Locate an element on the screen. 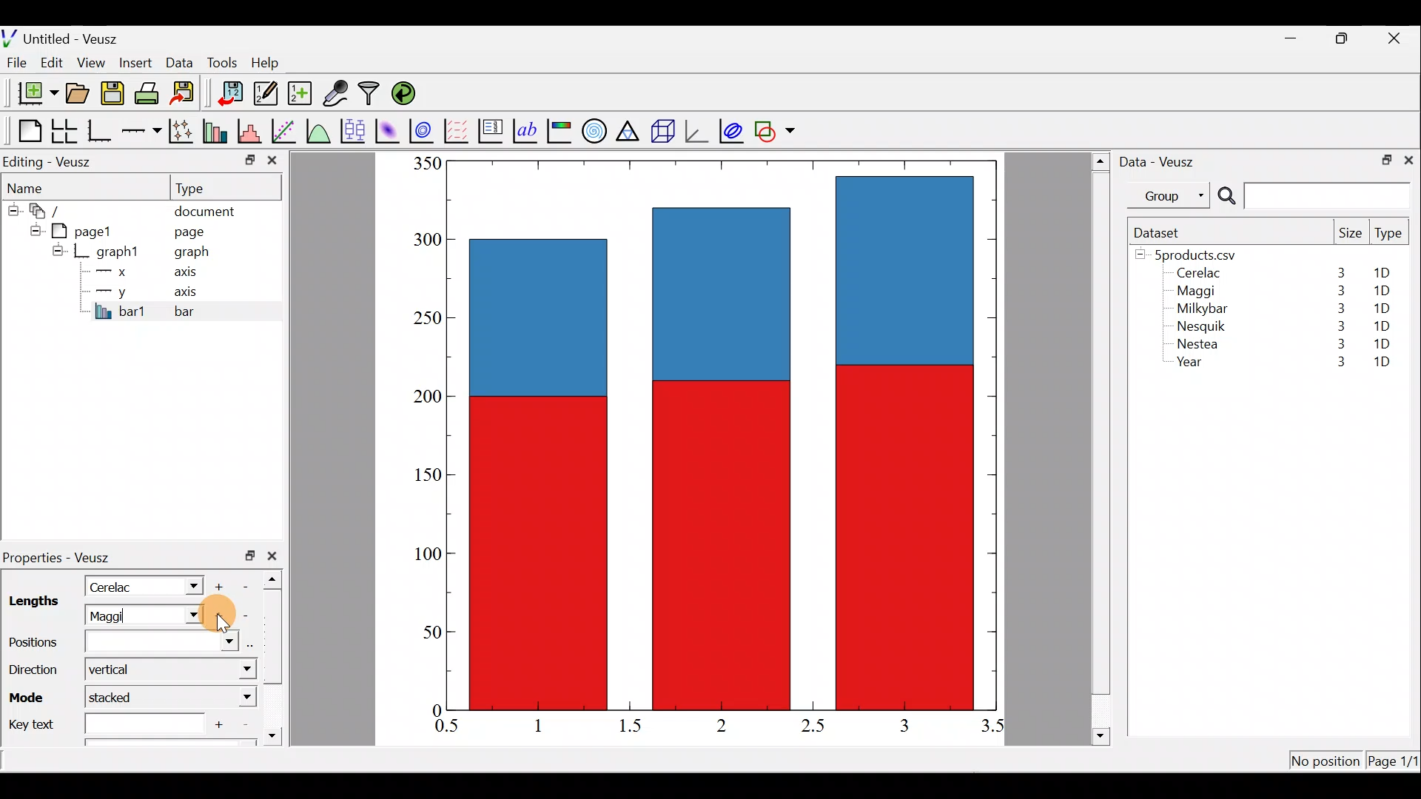  1D is located at coordinates (1378, 308).